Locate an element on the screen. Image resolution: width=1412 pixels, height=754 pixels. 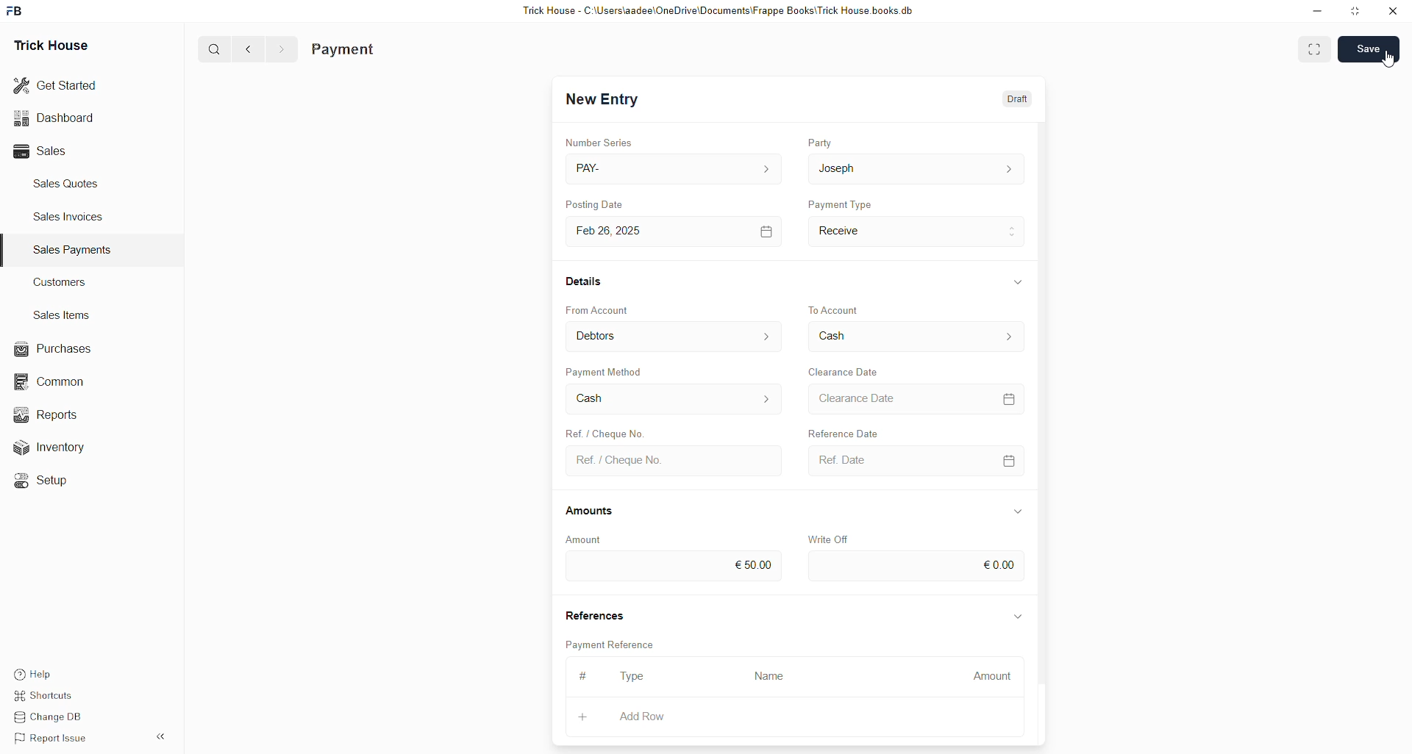
logo is located at coordinates (15, 11).